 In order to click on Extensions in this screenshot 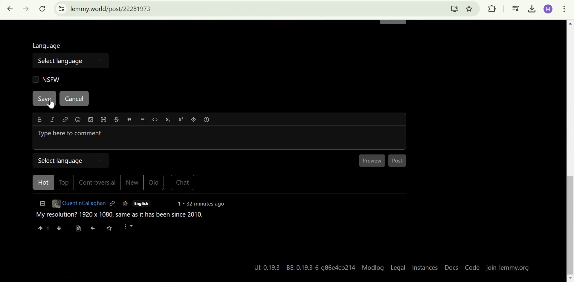, I will do `click(492, 8)`.